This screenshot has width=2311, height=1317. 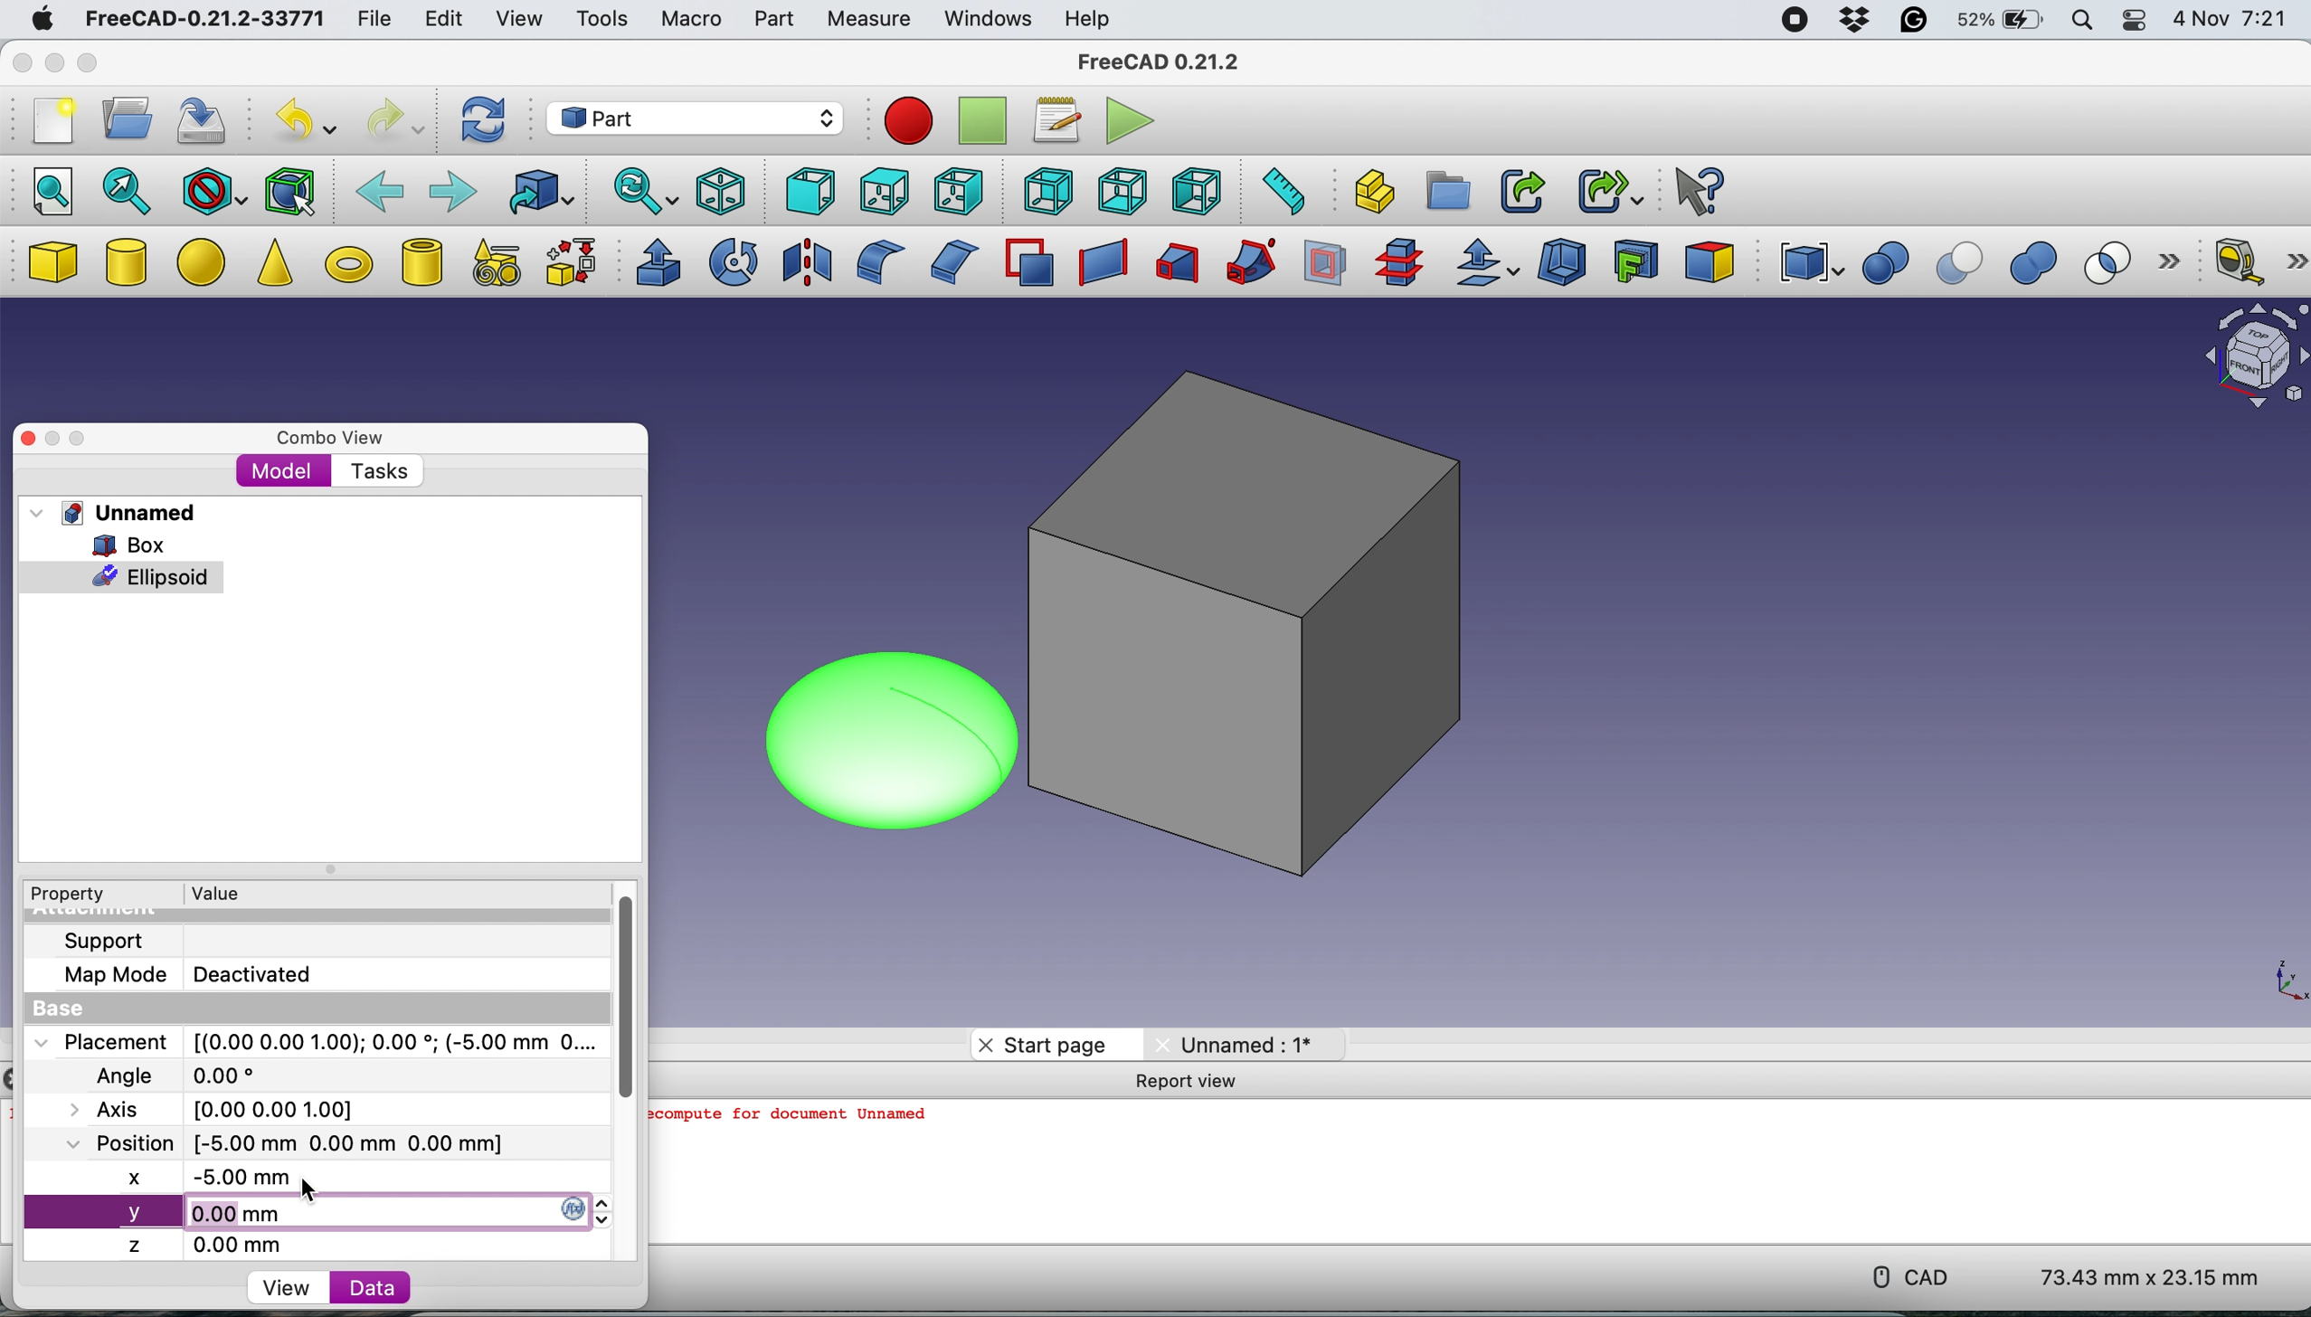 I want to click on Axis [0.00 0.00 1.00], so click(x=223, y=1107).